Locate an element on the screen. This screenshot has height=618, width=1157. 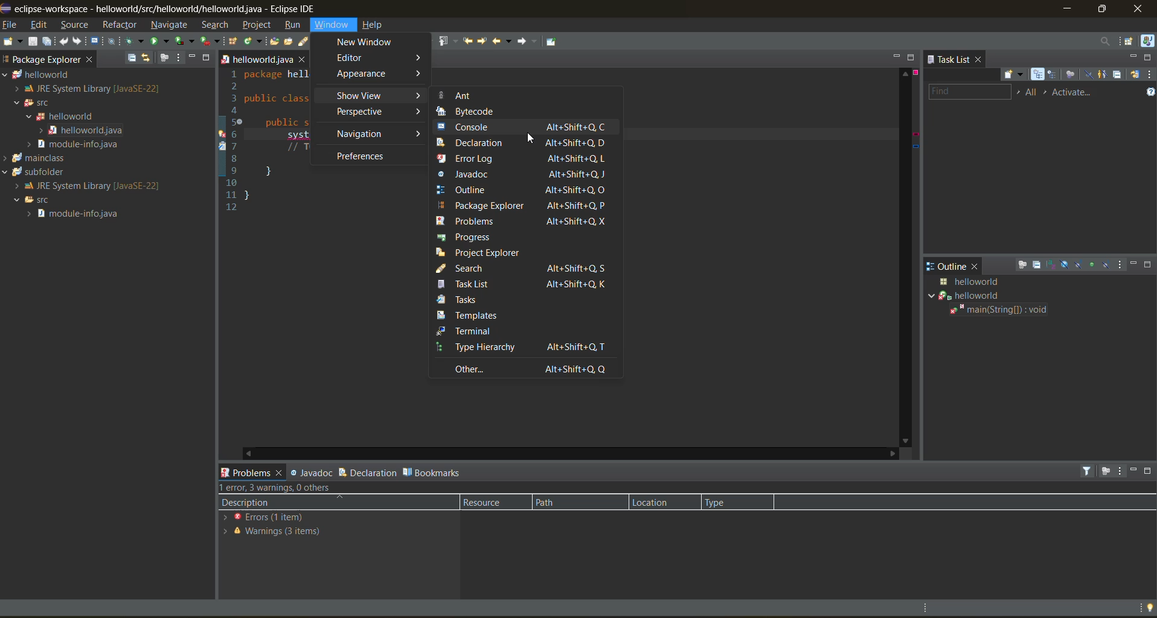
coverage is located at coordinates (185, 42).